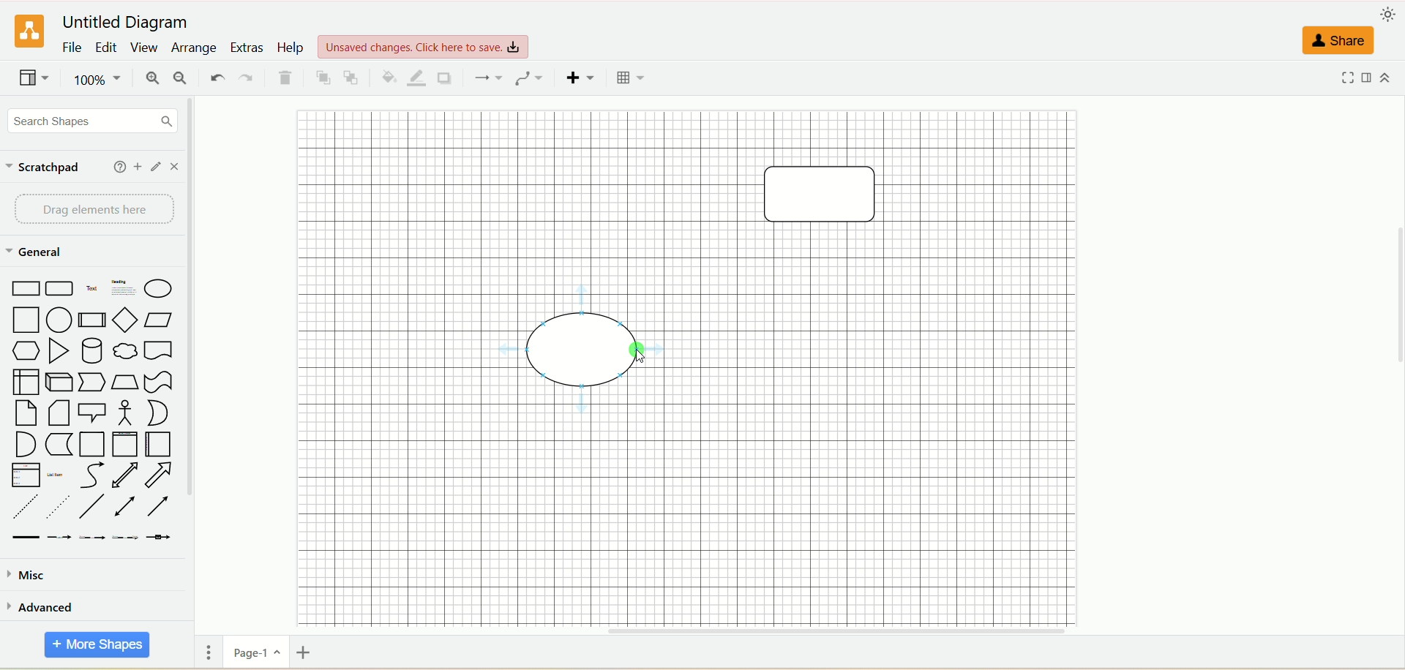 The image size is (1405, 670). I want to click on connection, so click(487, 77).